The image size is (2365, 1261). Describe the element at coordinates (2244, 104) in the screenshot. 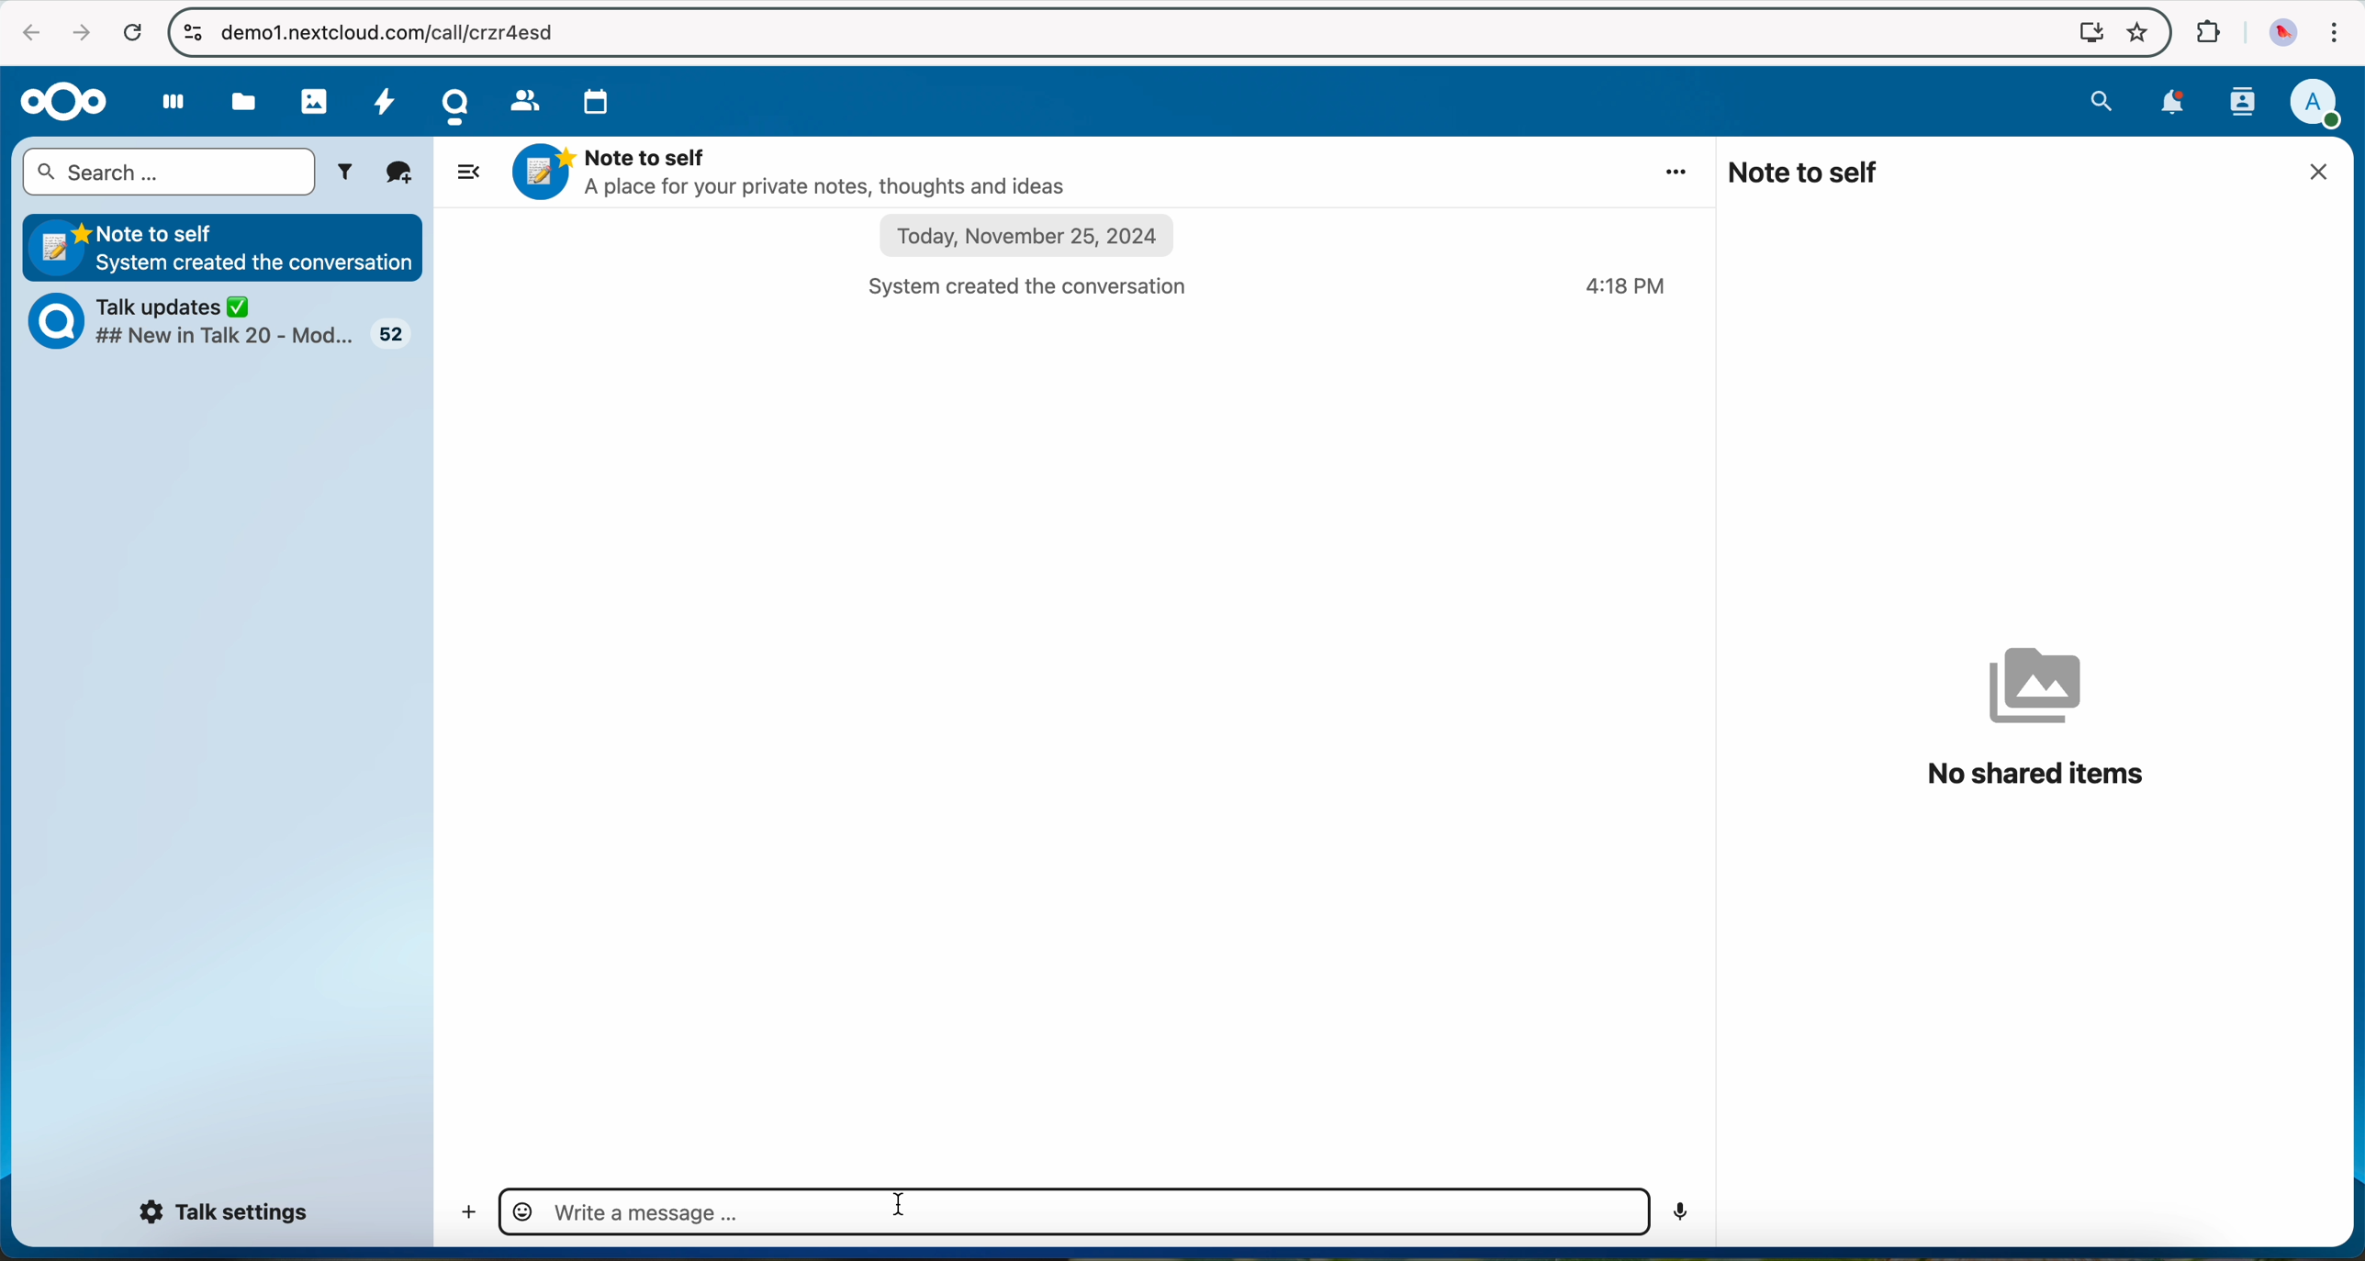

I see `contacts` at that location.